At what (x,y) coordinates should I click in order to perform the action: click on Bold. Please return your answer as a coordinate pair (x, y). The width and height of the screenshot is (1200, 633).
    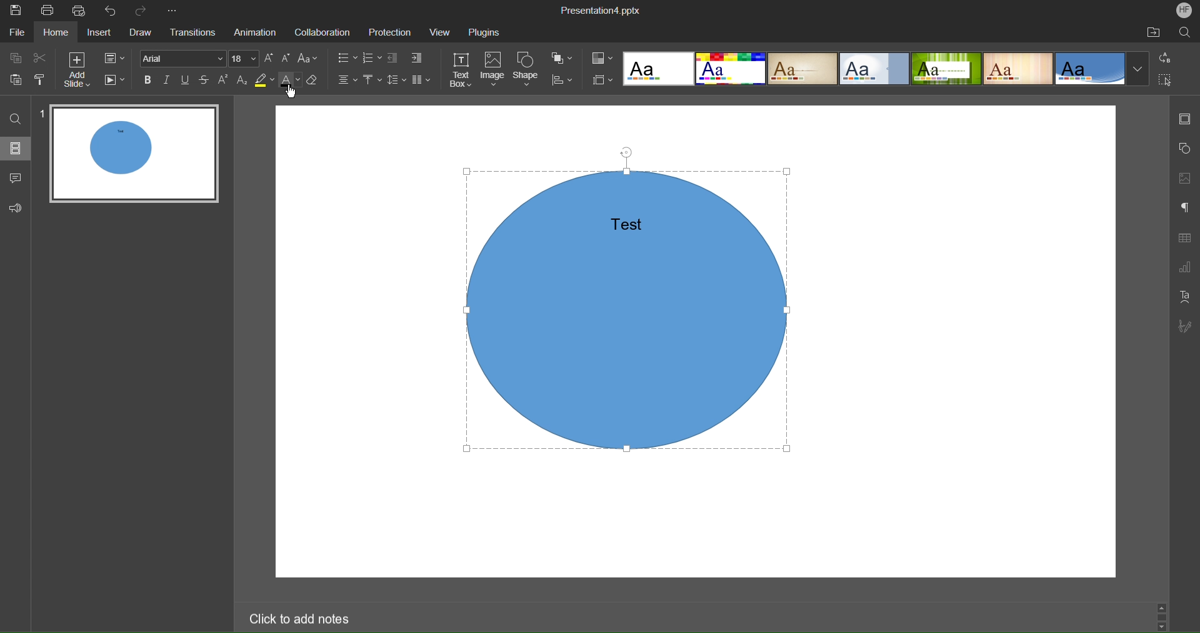
    Looking at the image, I should click on (149, 82).